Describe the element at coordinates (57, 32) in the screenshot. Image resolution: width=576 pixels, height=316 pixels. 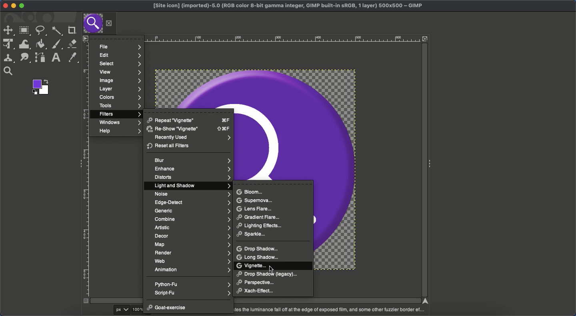
I see `Fuzzy selector` at that location.